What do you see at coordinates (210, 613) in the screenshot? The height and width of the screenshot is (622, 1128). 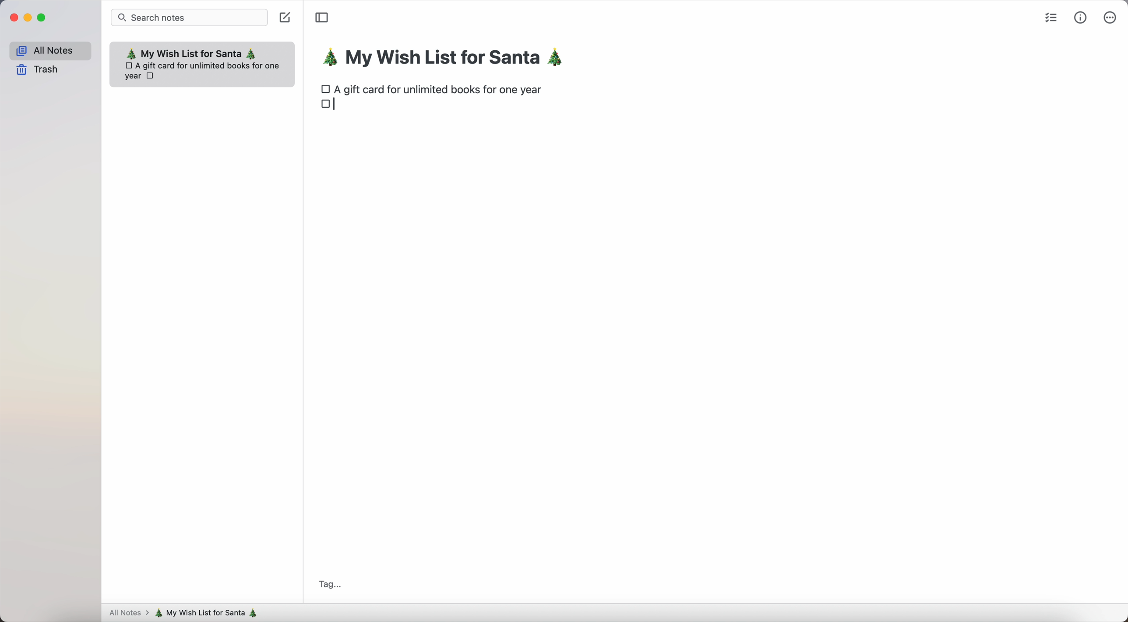 I see `my wish list for Santa` at bounding box center [210, 613].